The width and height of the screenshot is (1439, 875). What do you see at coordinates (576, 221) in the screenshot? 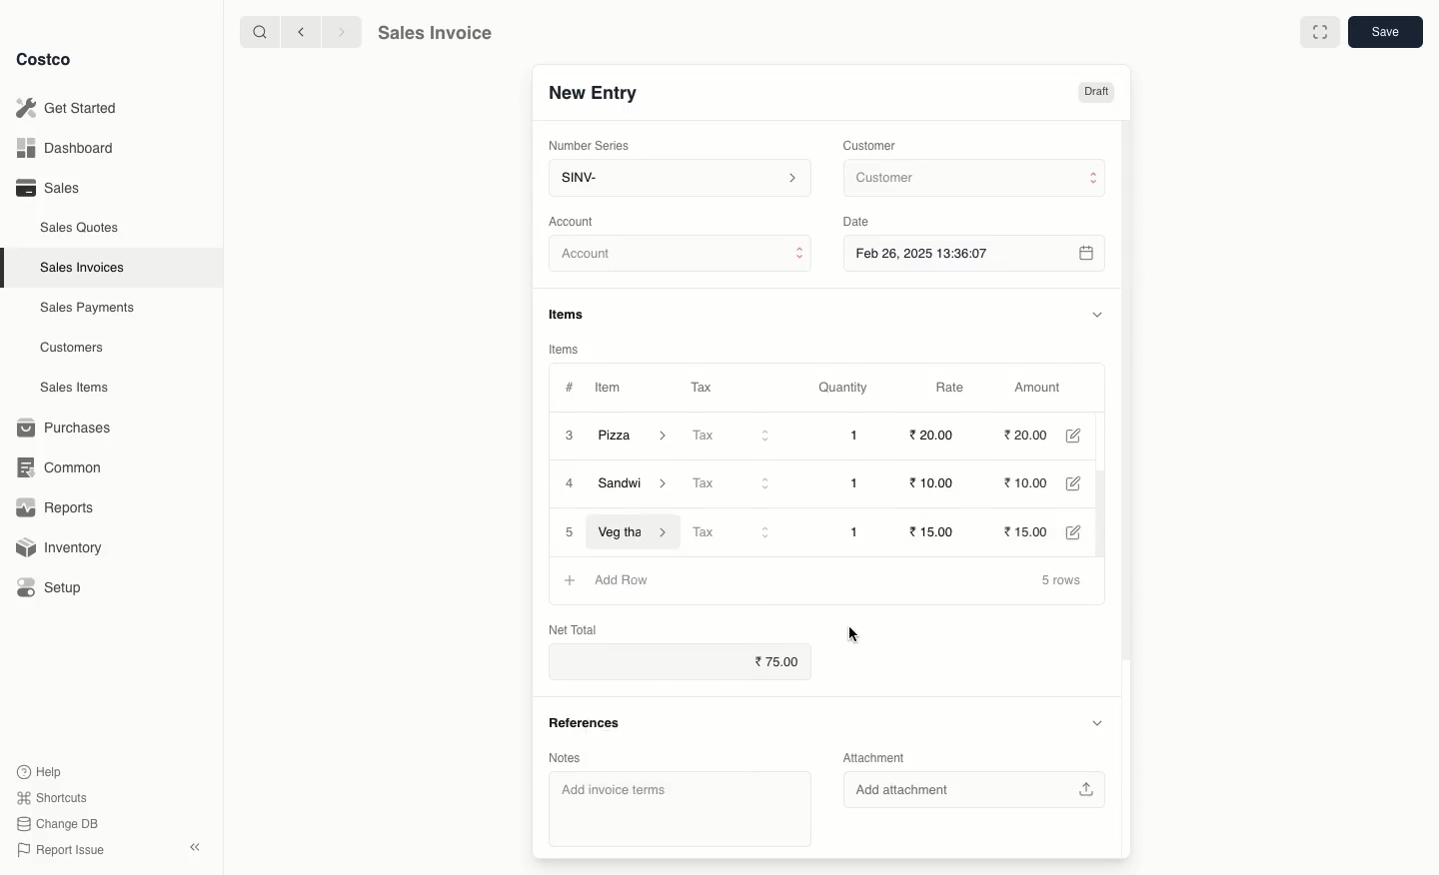
I see `‘Account` at bounding box center [576, 221].